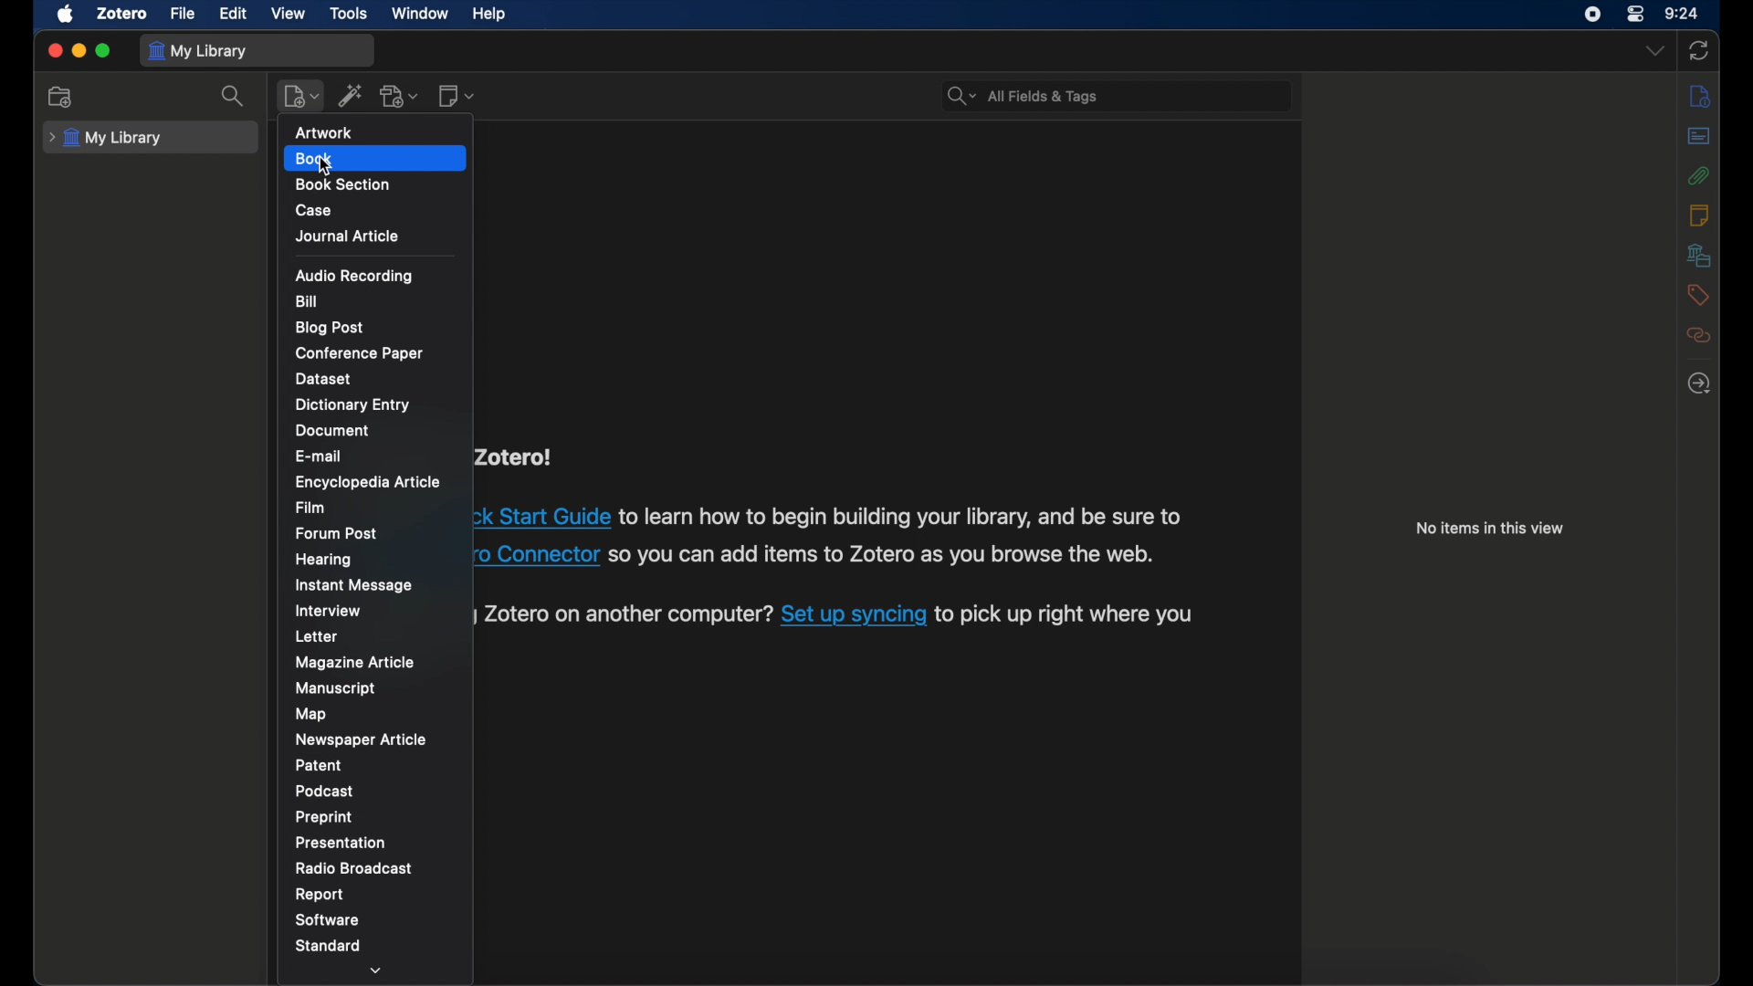 The width and height of the screenshot is (1753, 986). What do you see at coordinates (1699, 136) in the screenshot?
I see `abstract` at bounding box center [1699, 136].